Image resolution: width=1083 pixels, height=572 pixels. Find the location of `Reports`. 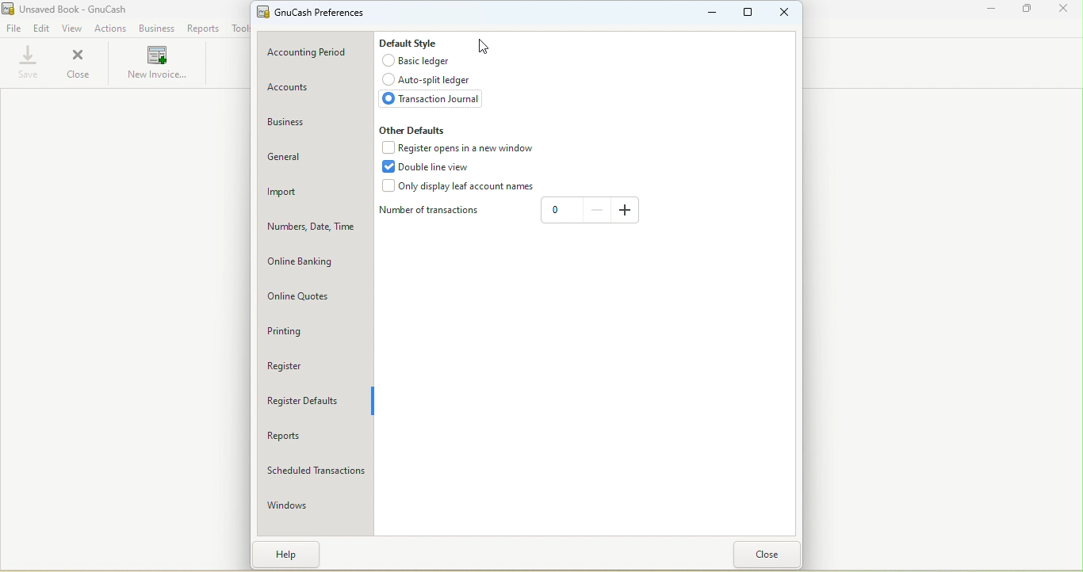

Reports is located at coordinates (203, 29).